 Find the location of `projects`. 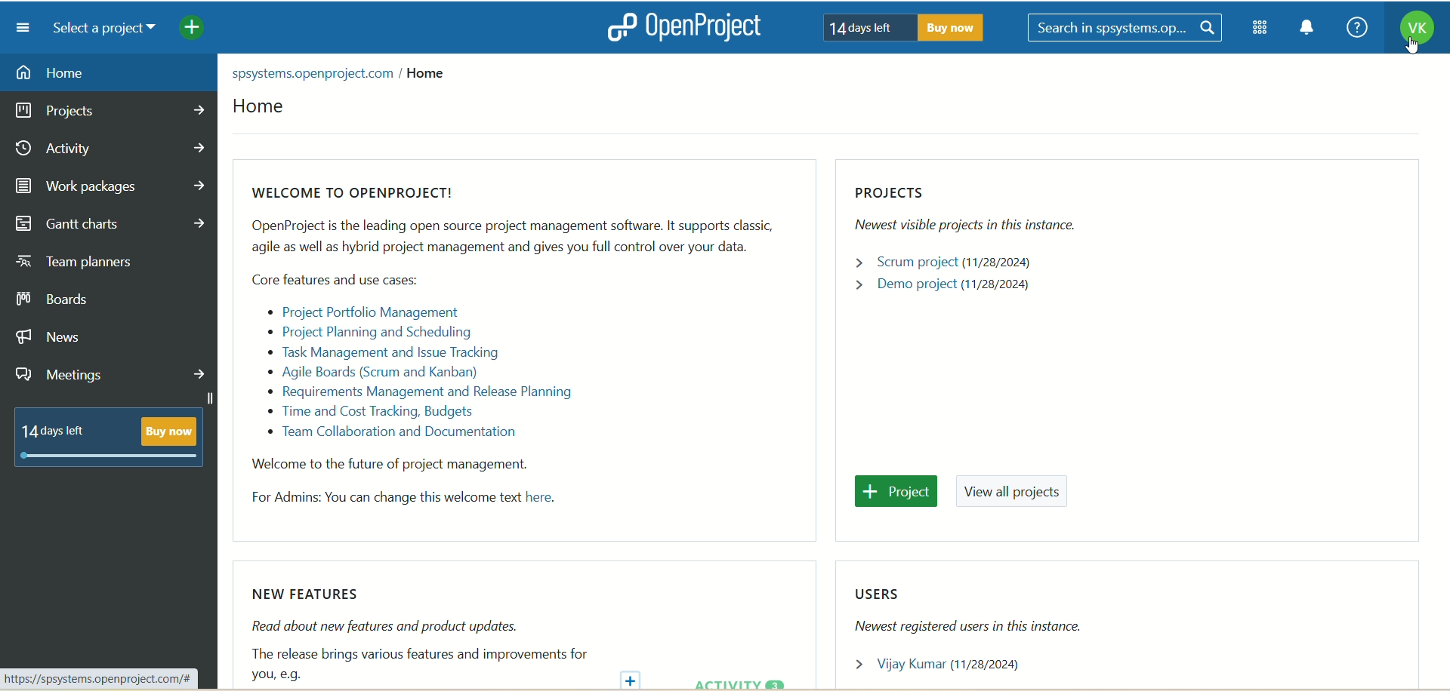

projects is located at coordinates (975, 212).